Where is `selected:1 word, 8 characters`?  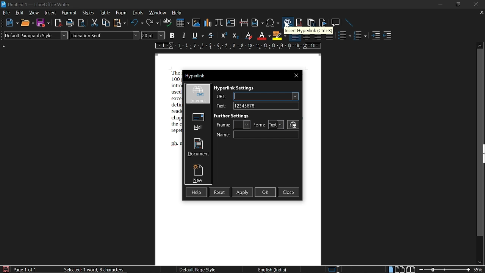 selected:1 word, 8 characters is located at coordinates (94, 270).